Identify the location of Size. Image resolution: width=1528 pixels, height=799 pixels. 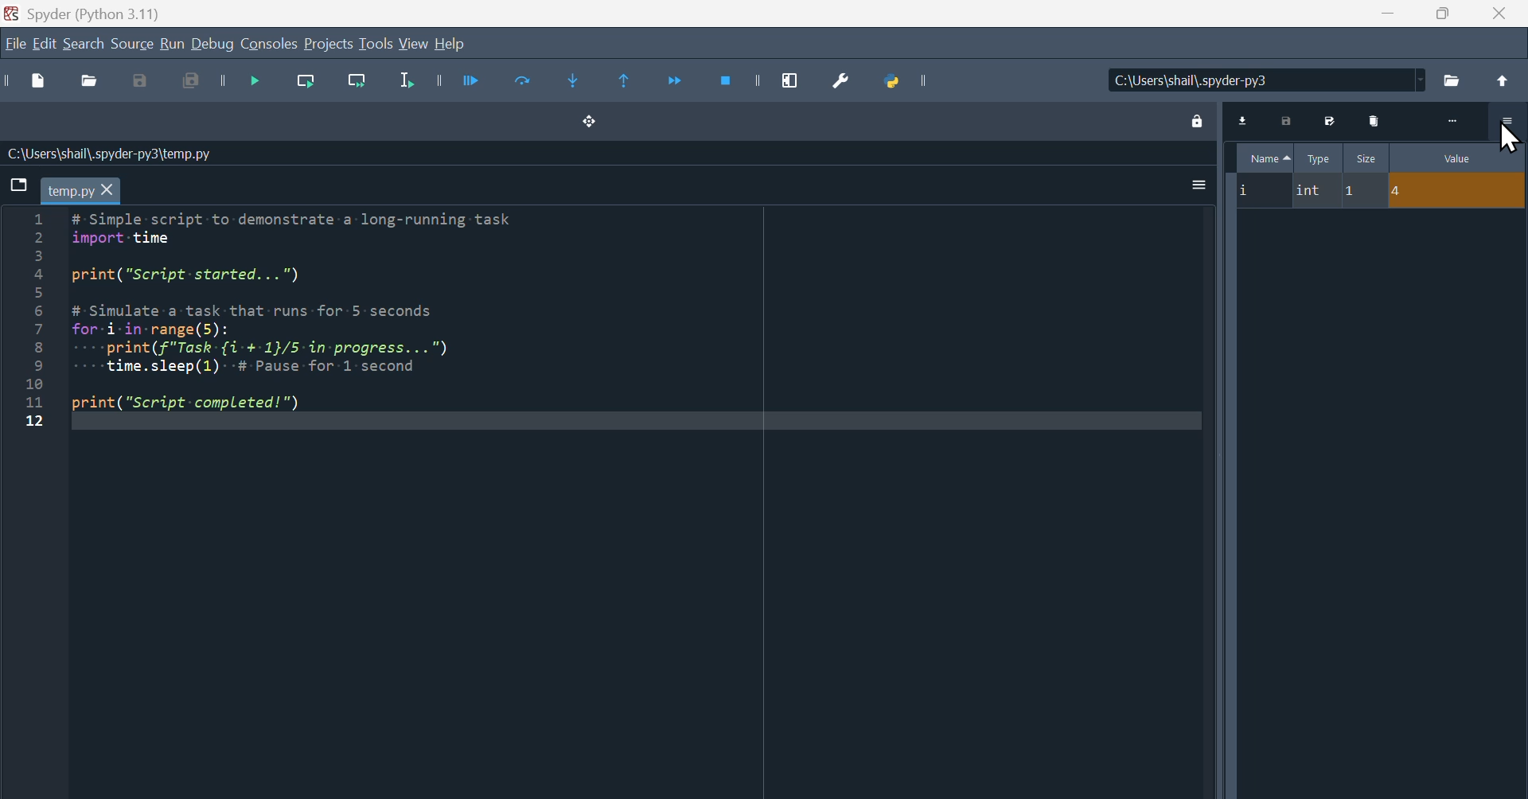
(1366, 158).